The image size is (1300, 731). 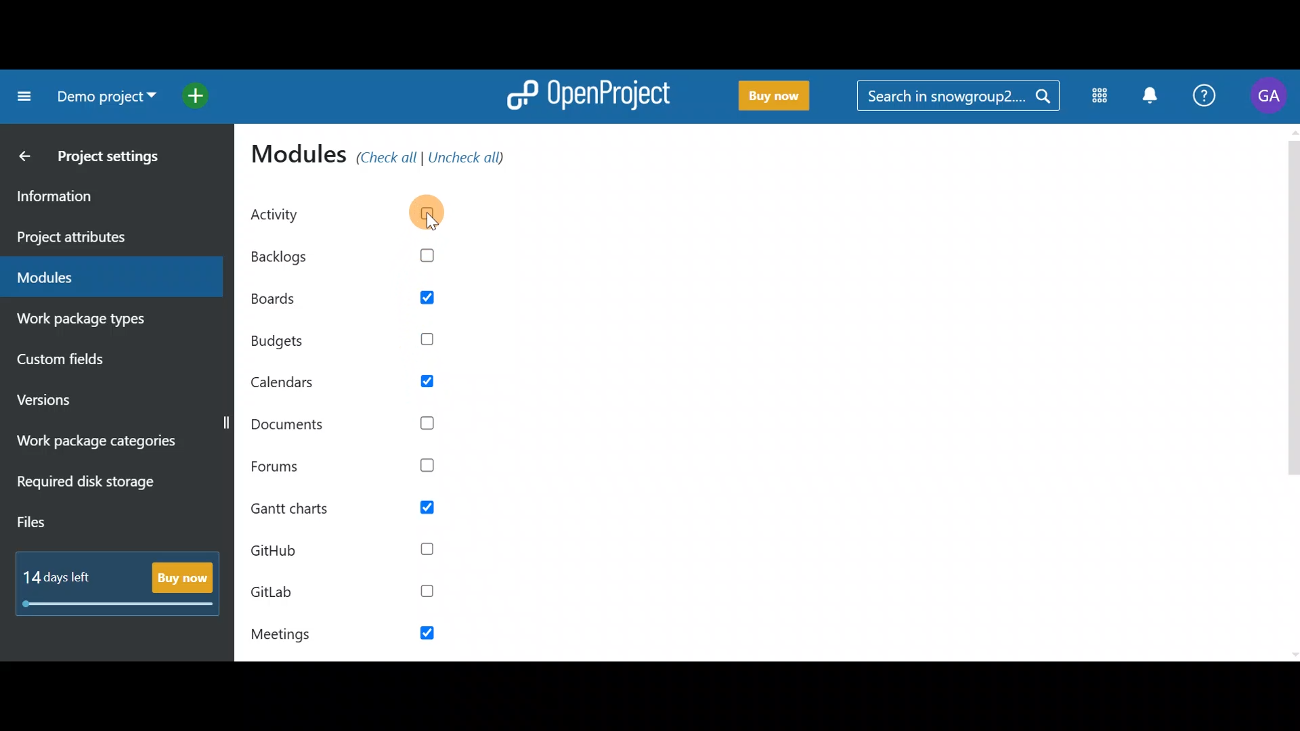 I want to click on Gantt charts, so click(x=352, y=509).